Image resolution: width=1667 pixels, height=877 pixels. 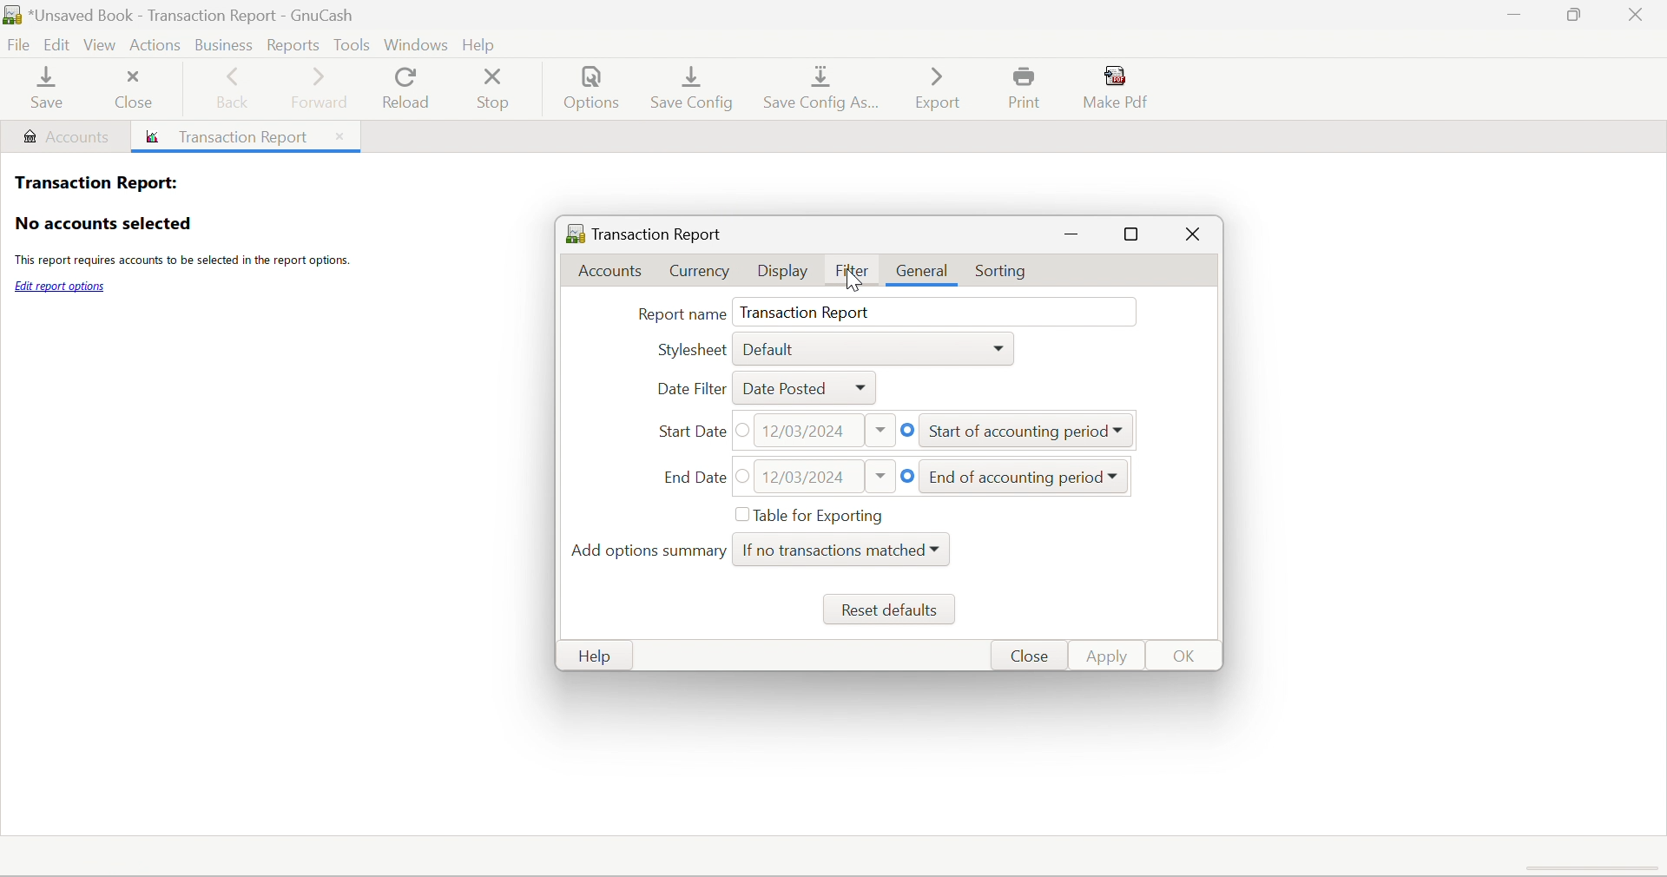 I want to click on Save Config, so click(x=695, y=87).